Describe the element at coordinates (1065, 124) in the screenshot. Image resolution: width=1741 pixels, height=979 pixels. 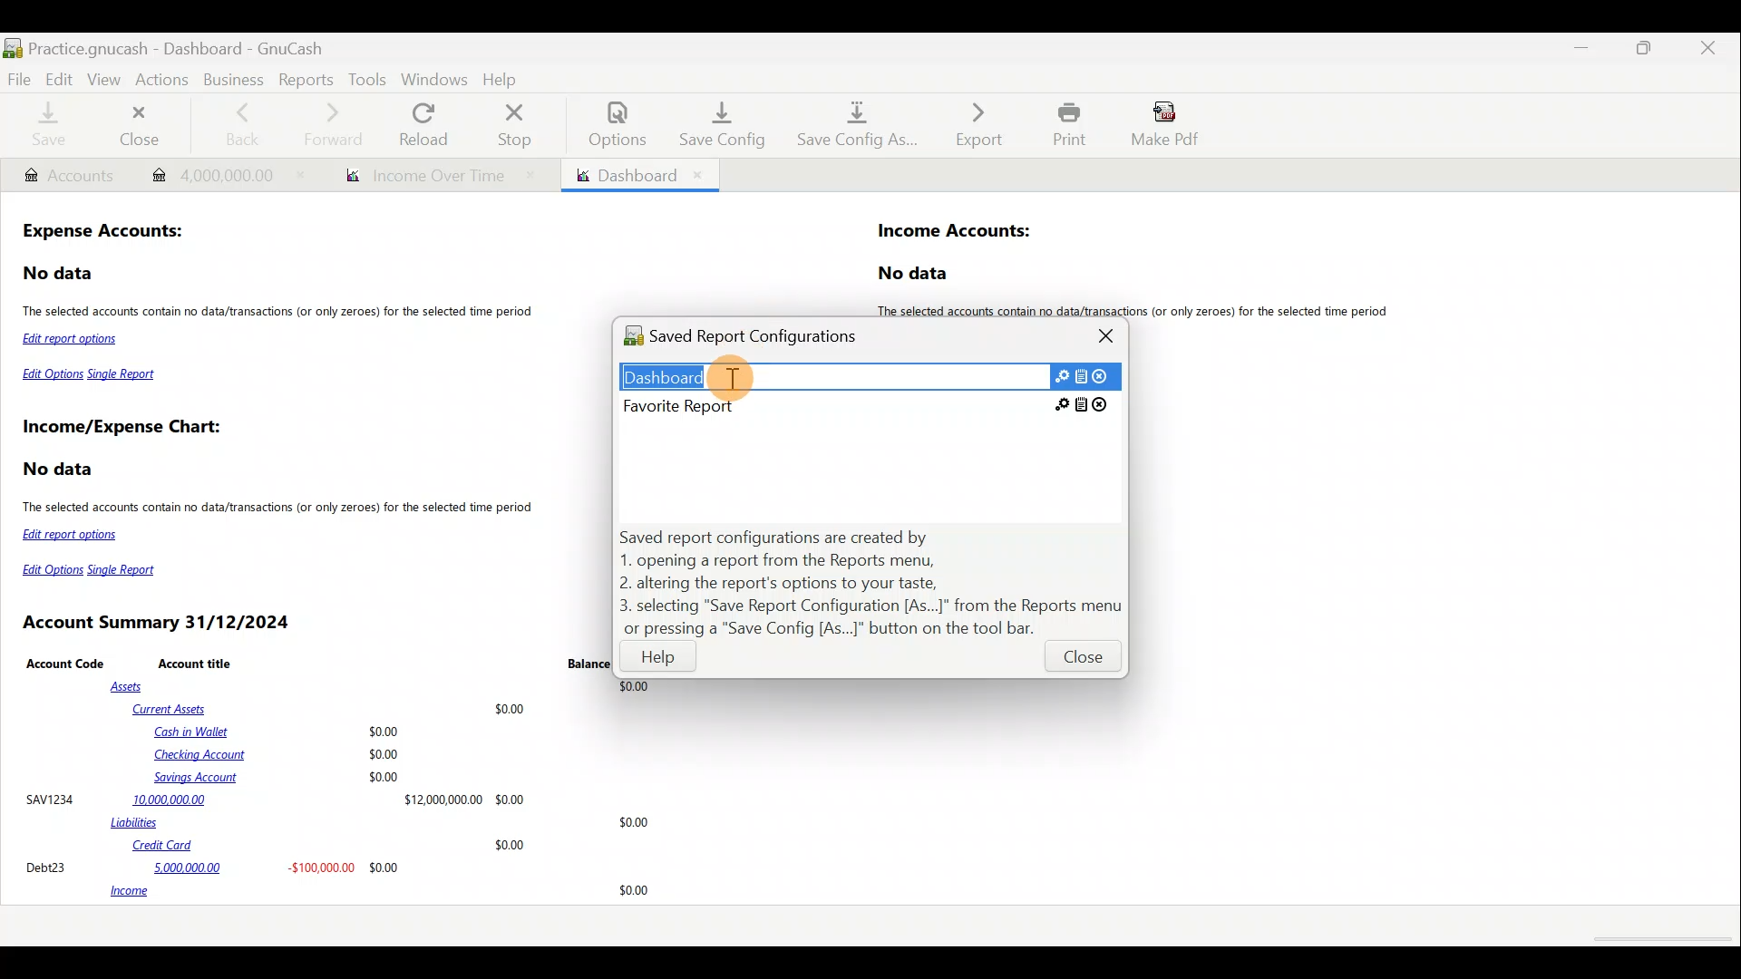
I see `Print` at that location.